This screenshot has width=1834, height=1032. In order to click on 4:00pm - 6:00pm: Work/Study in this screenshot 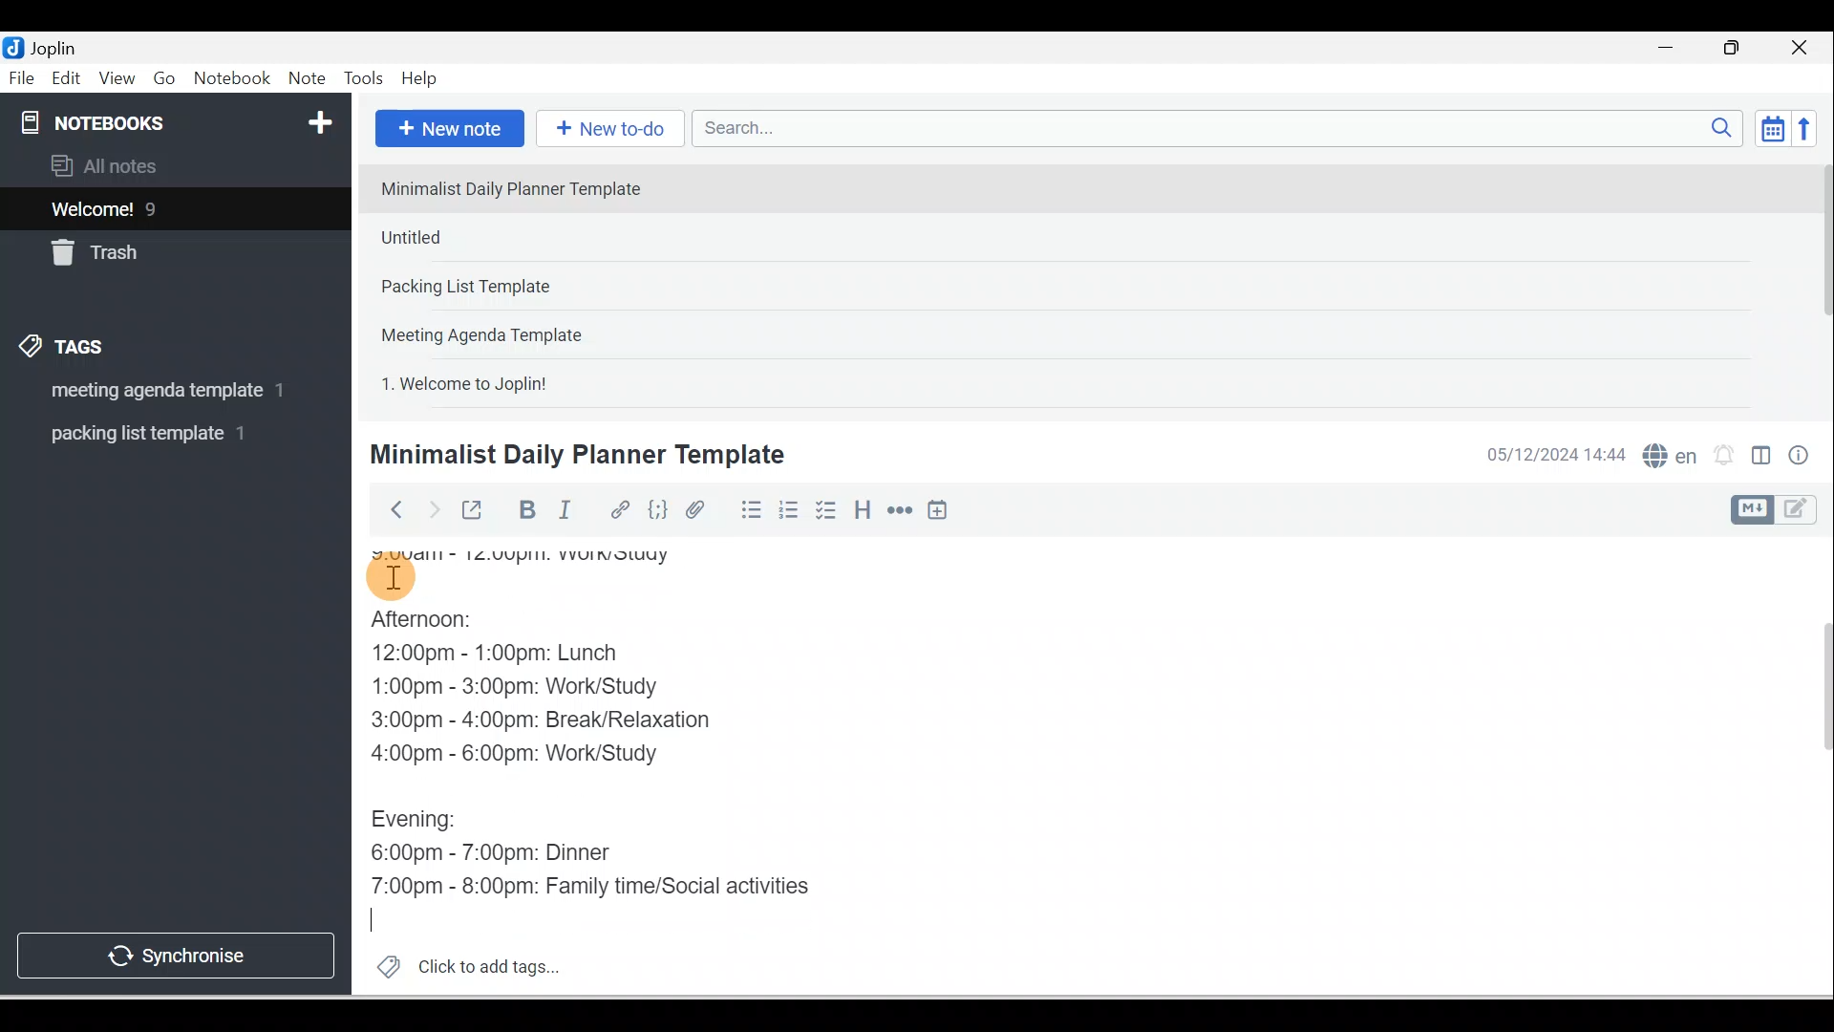, I will do `click(520, 753)`.